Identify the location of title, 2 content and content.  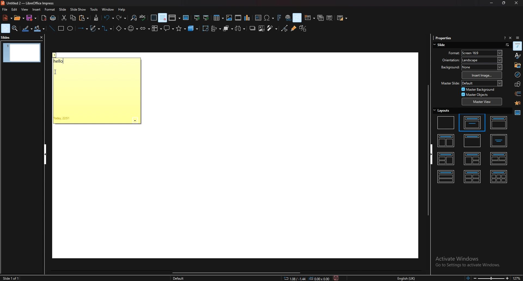
(446, 159).